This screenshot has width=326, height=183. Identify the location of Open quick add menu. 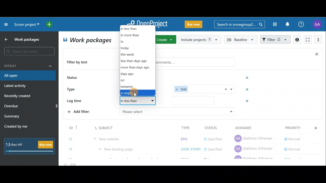
(50, 24).